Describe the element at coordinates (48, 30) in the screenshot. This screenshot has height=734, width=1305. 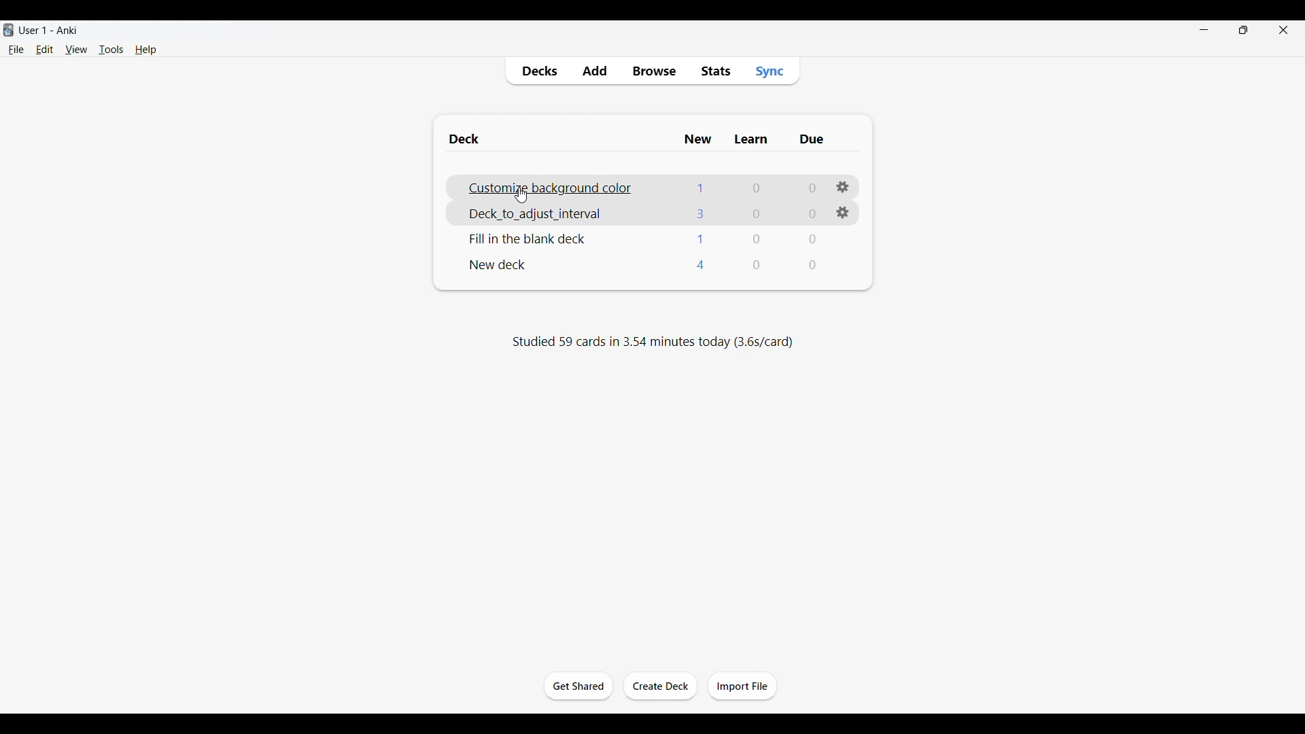
I see `User and software name` at that location.